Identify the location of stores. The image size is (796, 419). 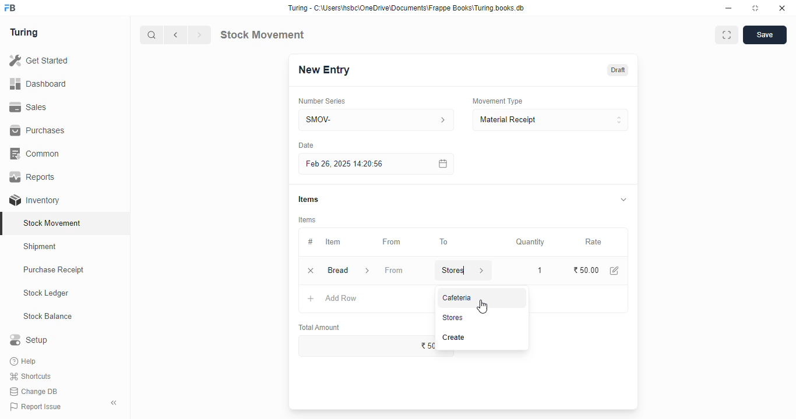
(453, 318).